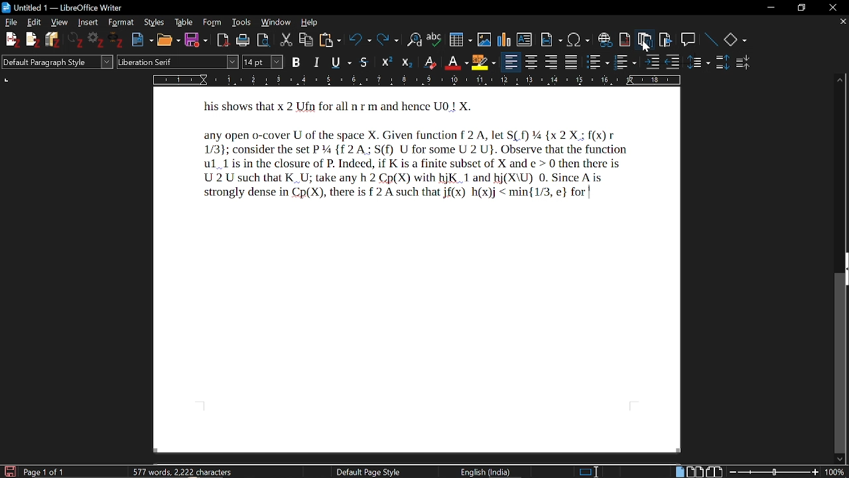 The width and height of the screenshot is (849, 478). Describe the element at coordinates (667, 42) in the screenshot. I see `Insert bookmark` at that location.